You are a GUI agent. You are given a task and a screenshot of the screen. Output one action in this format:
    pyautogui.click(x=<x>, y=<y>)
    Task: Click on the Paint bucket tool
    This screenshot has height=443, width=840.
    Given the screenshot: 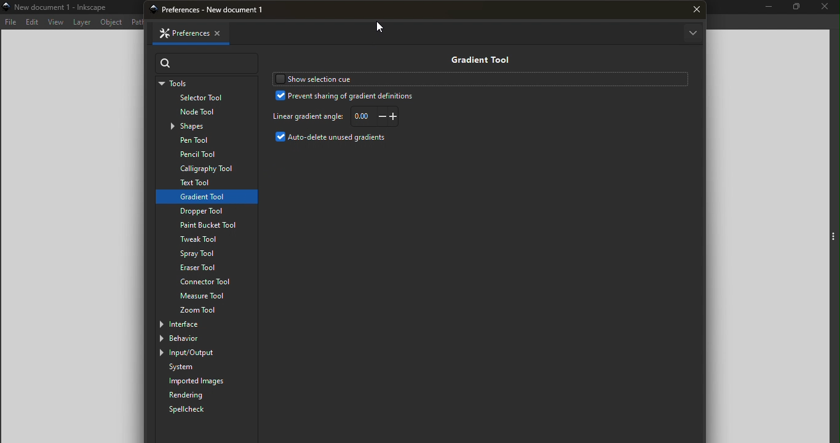 What is the action you would take?
    pyautogui.click(x=202, y=225)
    